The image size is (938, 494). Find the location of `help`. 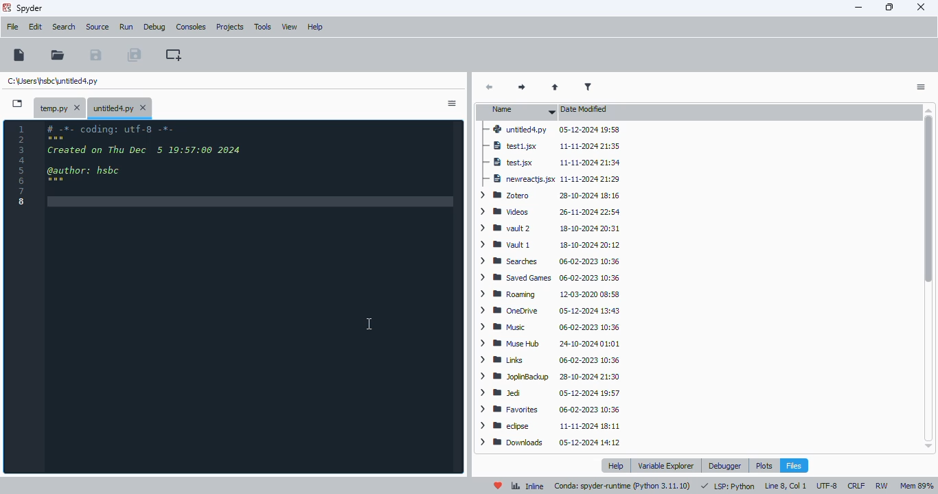

help is located at coordinates (316, 27).